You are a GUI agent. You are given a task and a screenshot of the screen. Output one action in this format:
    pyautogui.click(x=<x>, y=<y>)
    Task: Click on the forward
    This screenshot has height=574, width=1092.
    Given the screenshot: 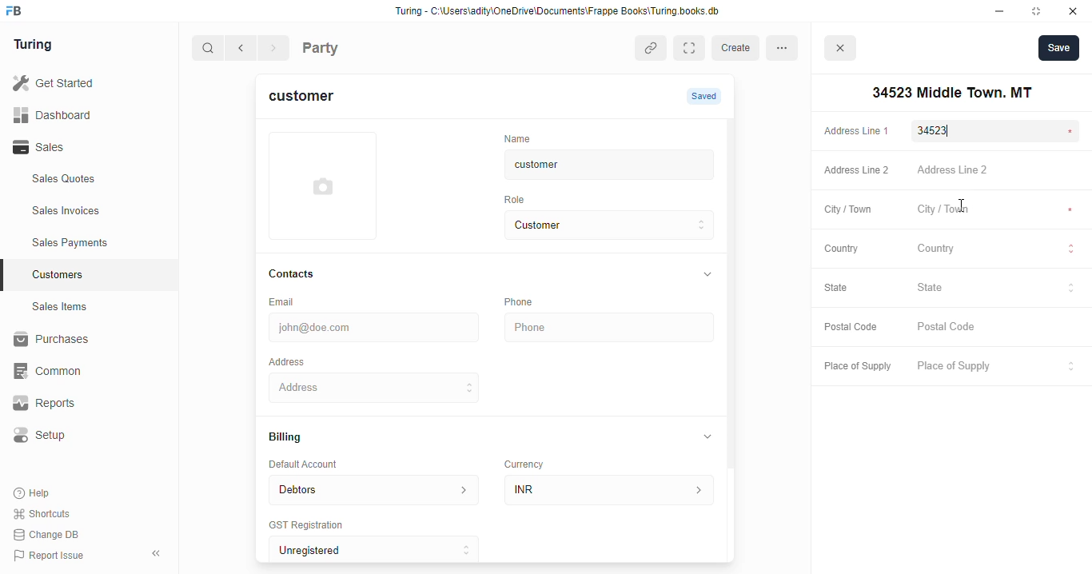 What is the action you would take?
    pyautogui.click(x=275, y=50)
    